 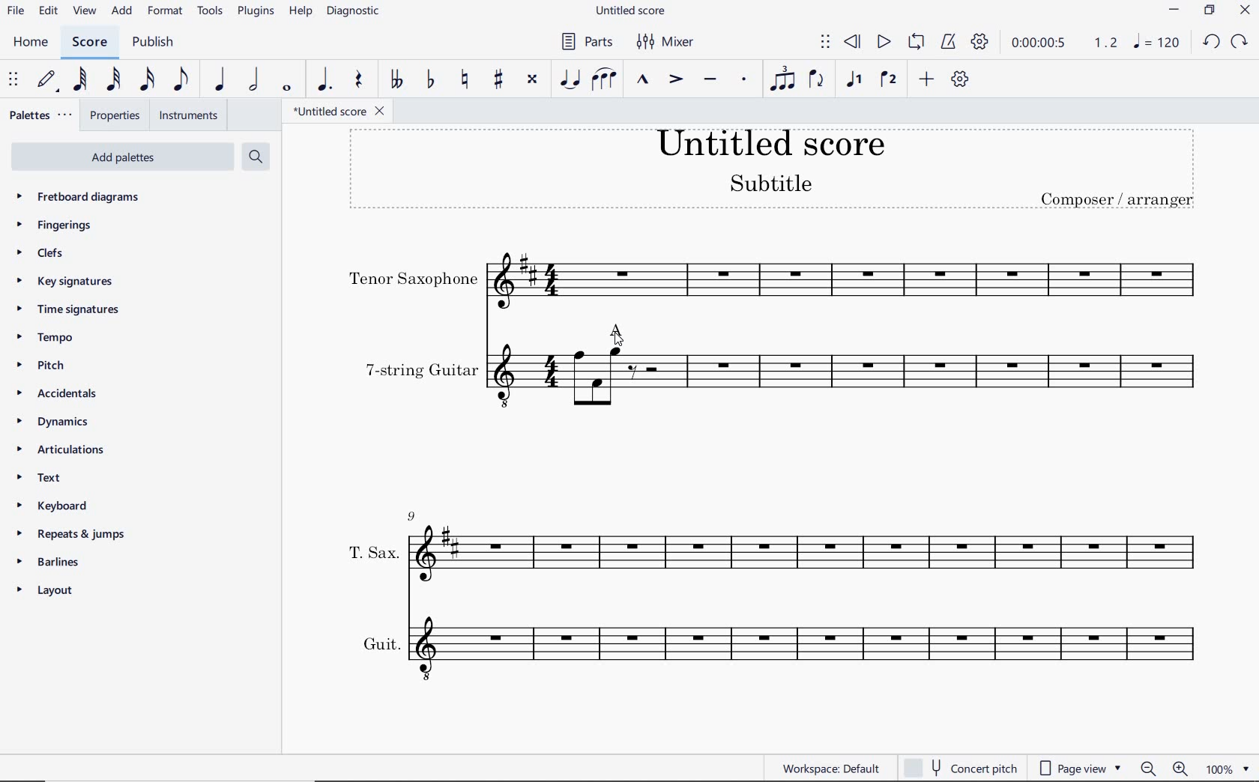 What do you see at coordinates (948, 43) in the screenshot?
I see `METRONOME` at bounding box center [948, 43].